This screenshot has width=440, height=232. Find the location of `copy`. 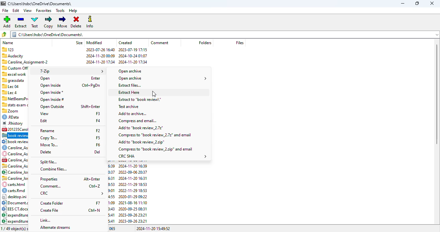

copy is located at coordinates (48, 22).